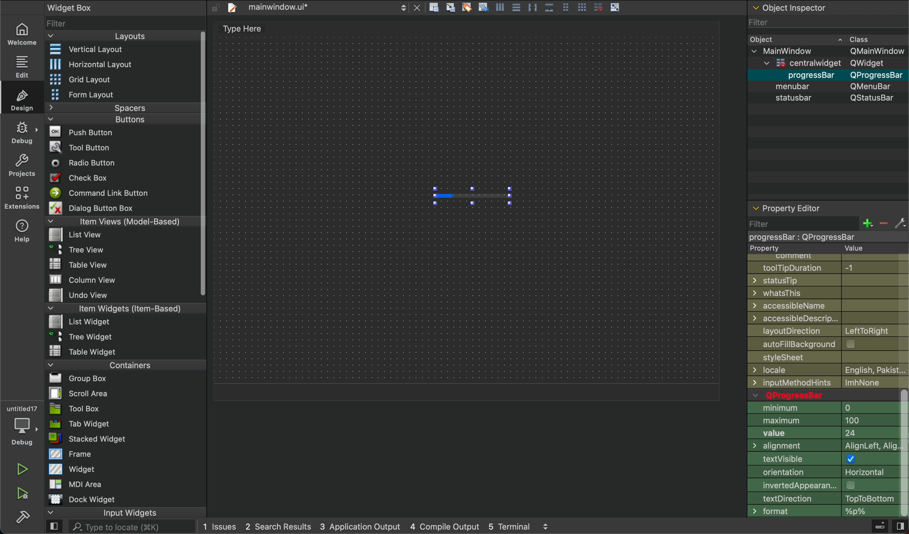  Describe the element at coordinates (827, 68) in the screenshot. I see `Object Detail` at that location.